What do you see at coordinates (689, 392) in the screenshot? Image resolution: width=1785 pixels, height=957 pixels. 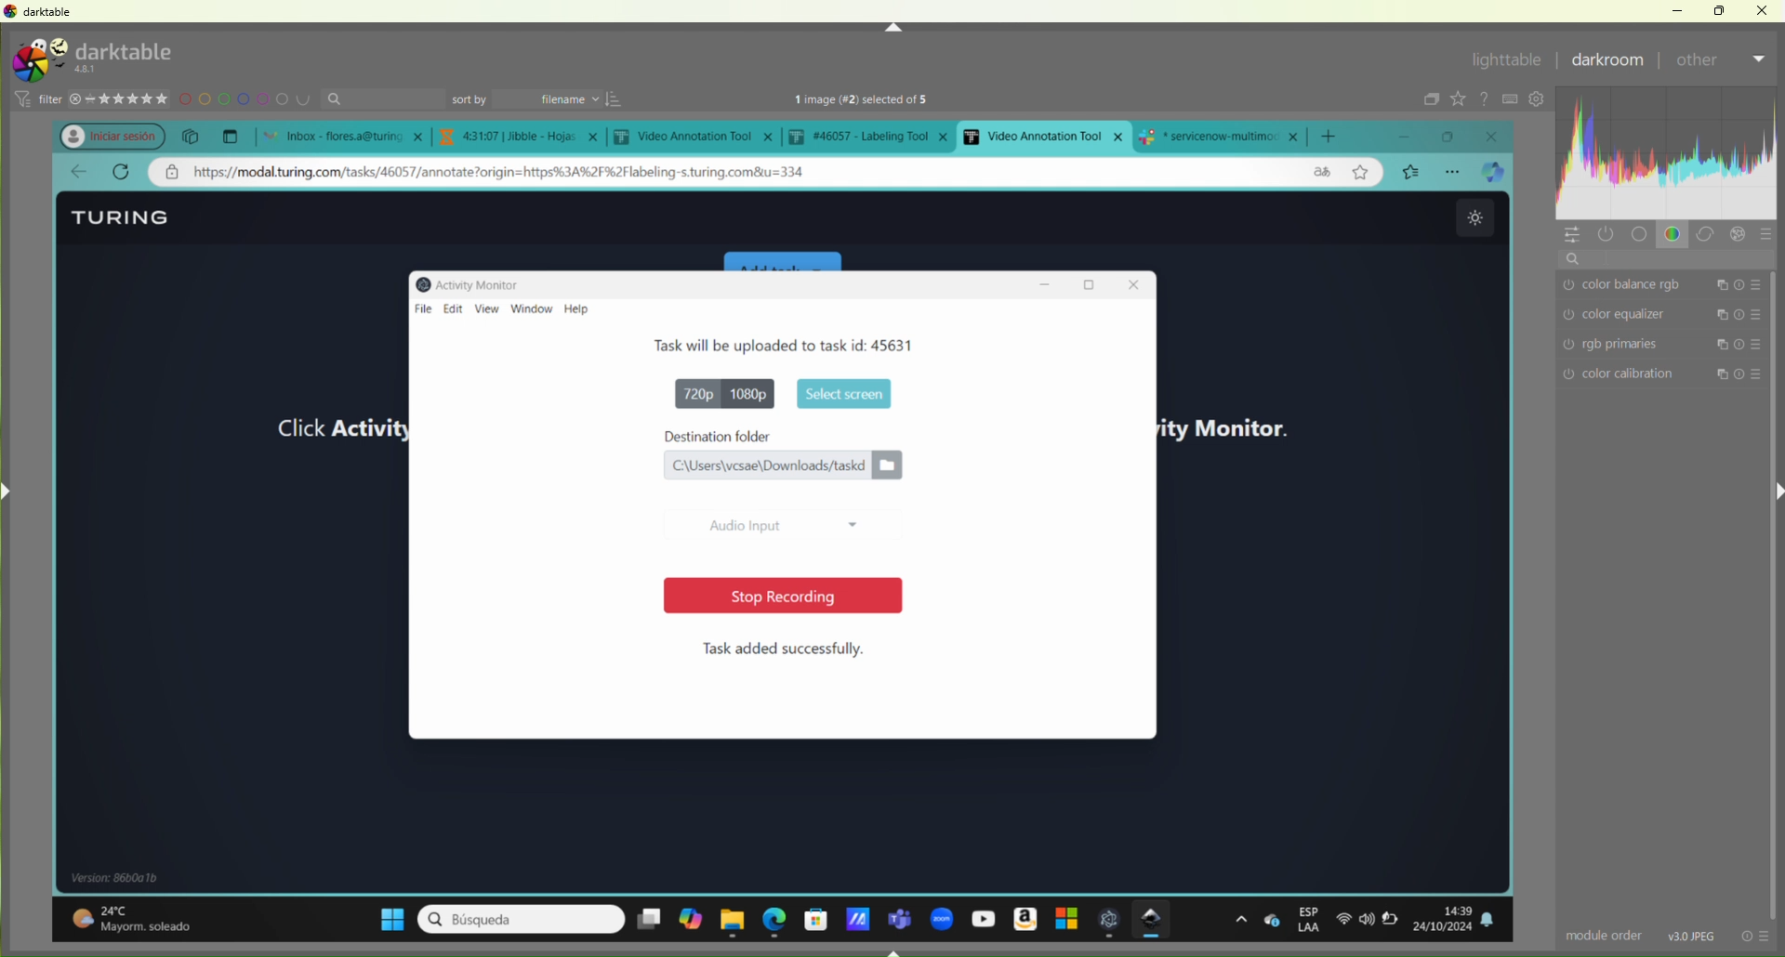 I see `720p` at bounding box center [689, 392].